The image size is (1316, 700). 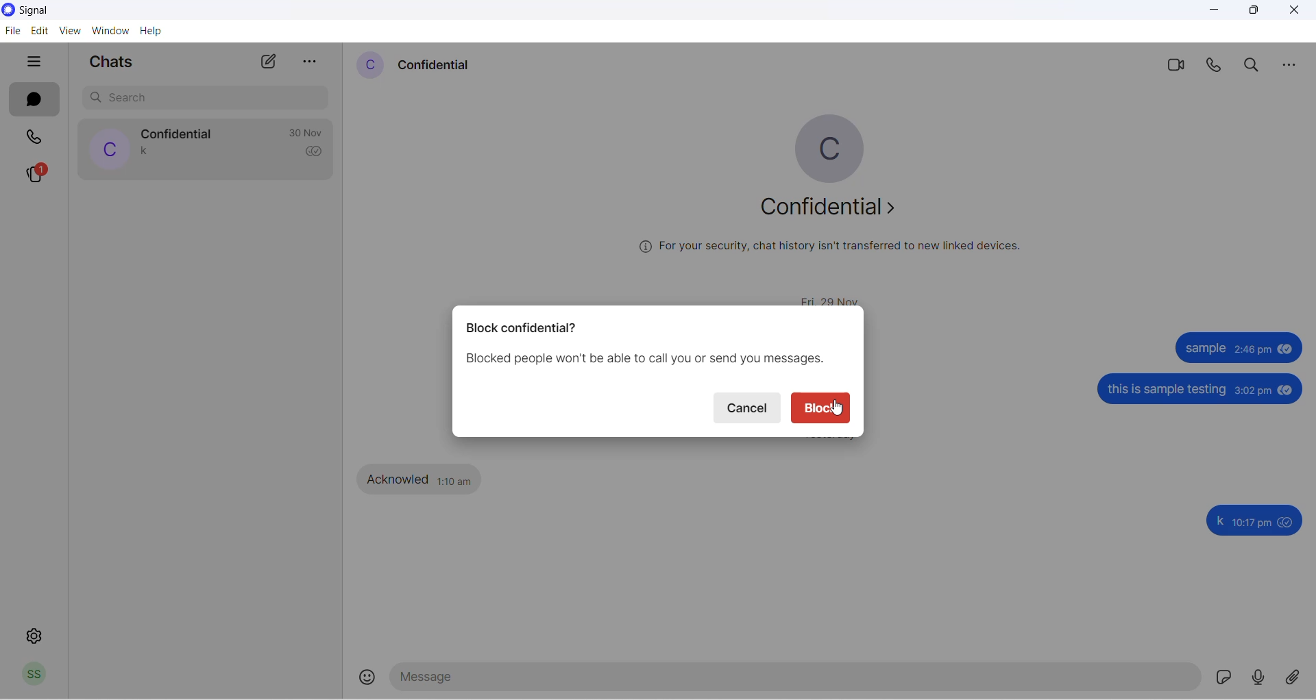 What do you see at coordinates (36, 174) in the screenshot?
I see `stories` at bounding box center [36, 174].